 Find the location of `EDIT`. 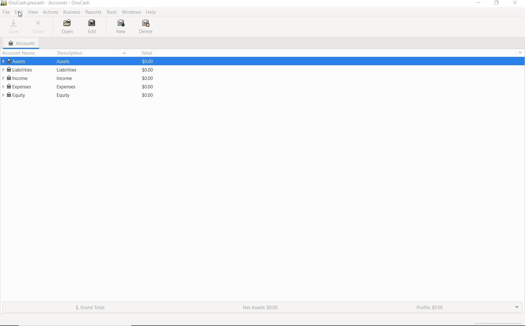

EDIT is located at coordinates (19, 12).